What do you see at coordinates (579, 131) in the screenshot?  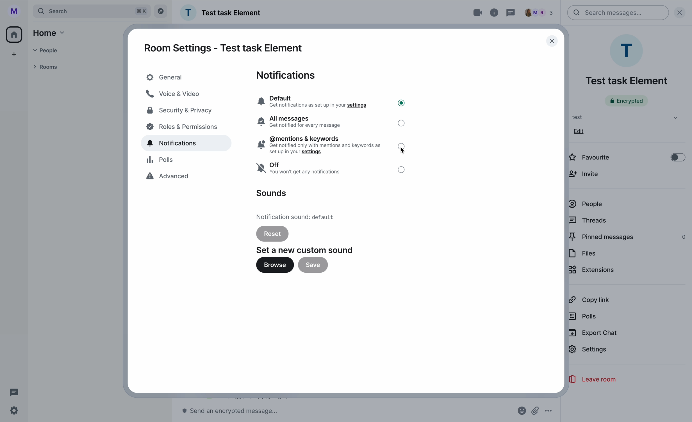 I see `edit` at bounding box center [579, 131].